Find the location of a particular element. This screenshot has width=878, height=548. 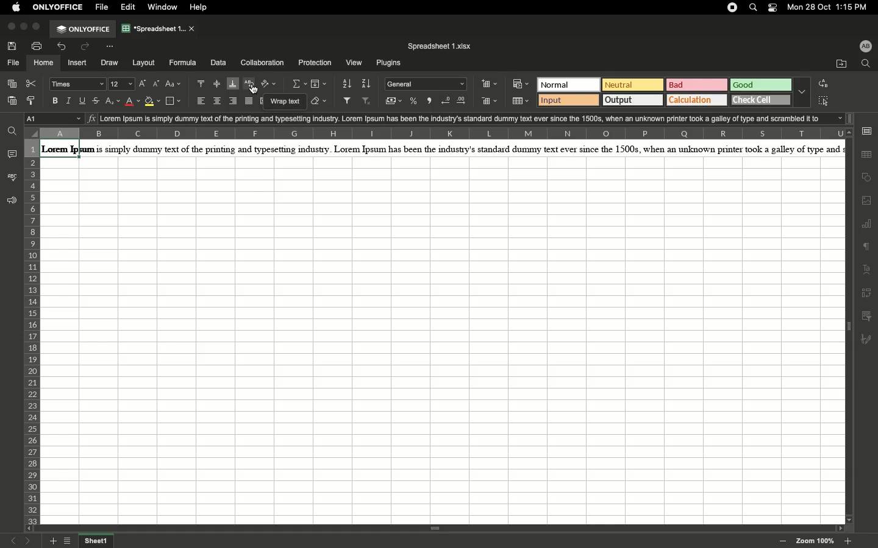

Conditional formatting is located at coordinates (521, 83).